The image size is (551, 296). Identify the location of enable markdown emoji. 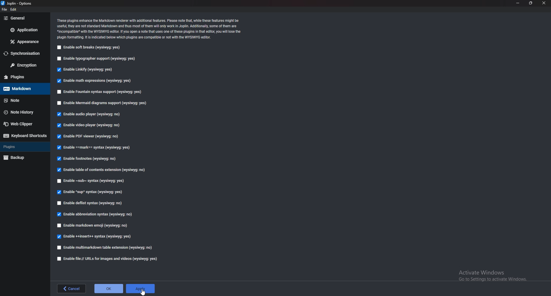
(94, 226).